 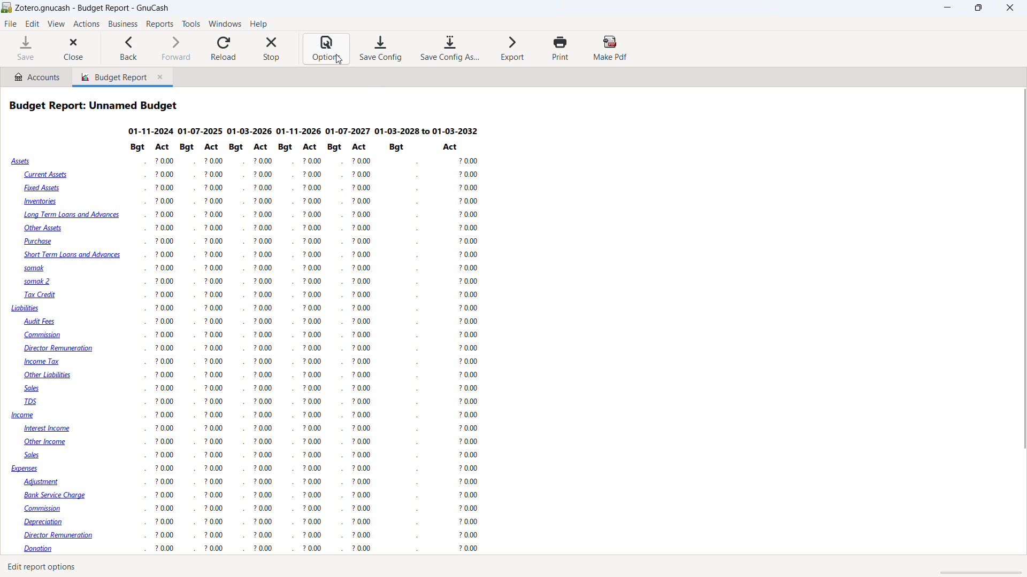 I want to click on Adjustment, so click(x=46, y=481).